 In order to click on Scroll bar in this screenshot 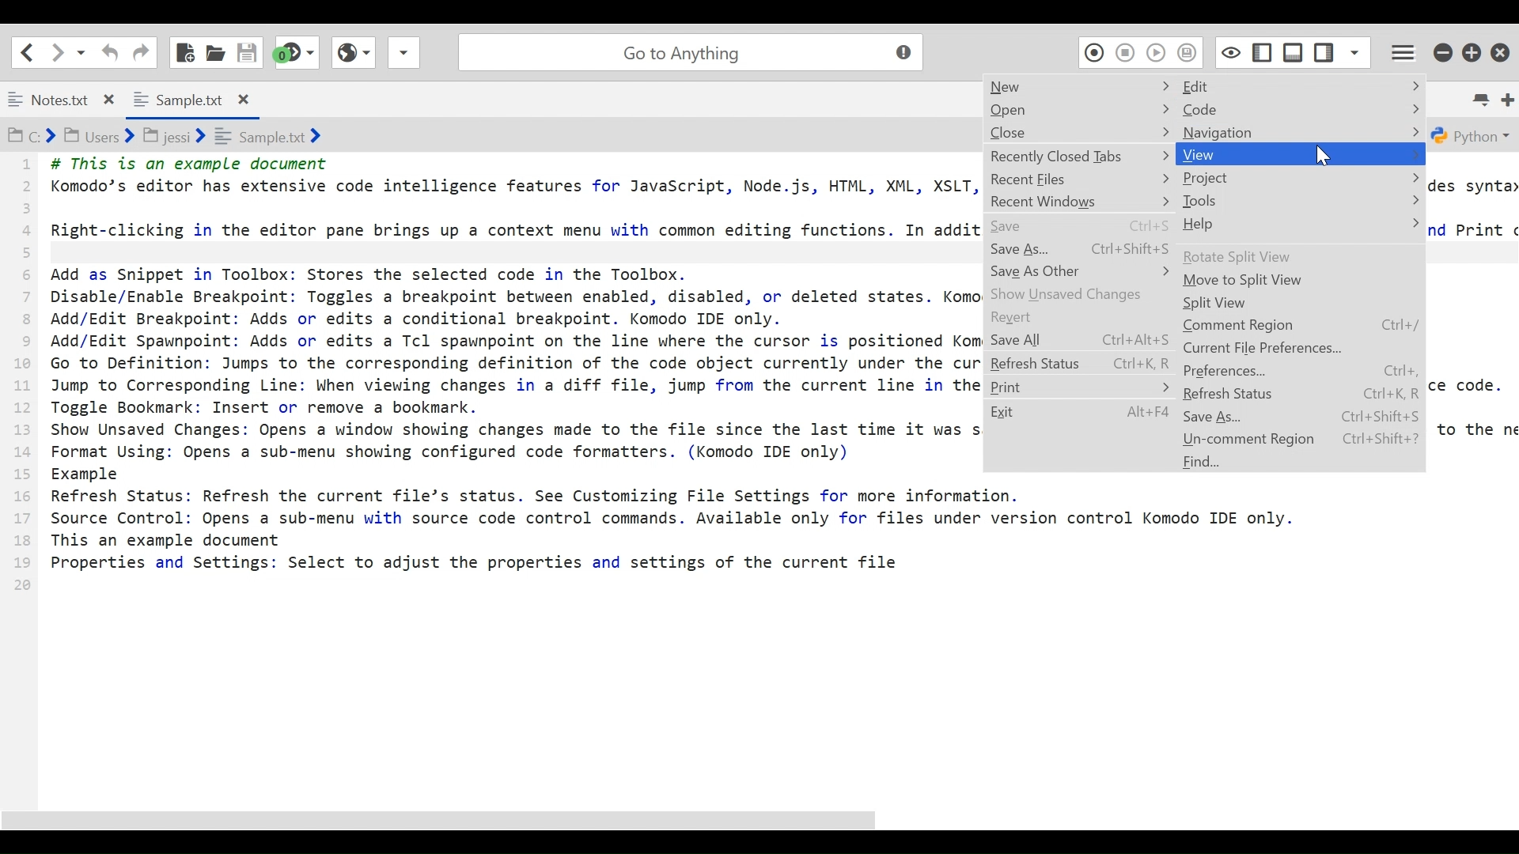, I will do `click(759, 816)`.